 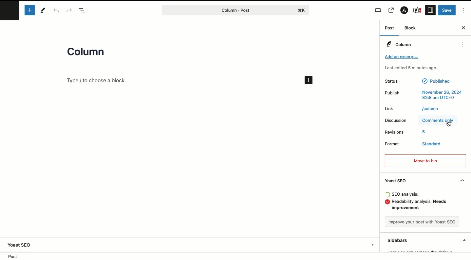 I want to click on text, so click(x=437, y=81).